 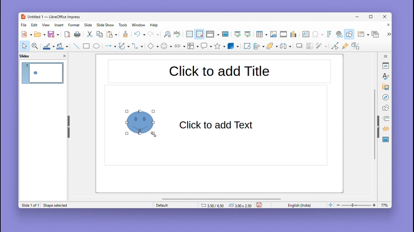 I want to click on Minimise, so click(x=358, y=16).